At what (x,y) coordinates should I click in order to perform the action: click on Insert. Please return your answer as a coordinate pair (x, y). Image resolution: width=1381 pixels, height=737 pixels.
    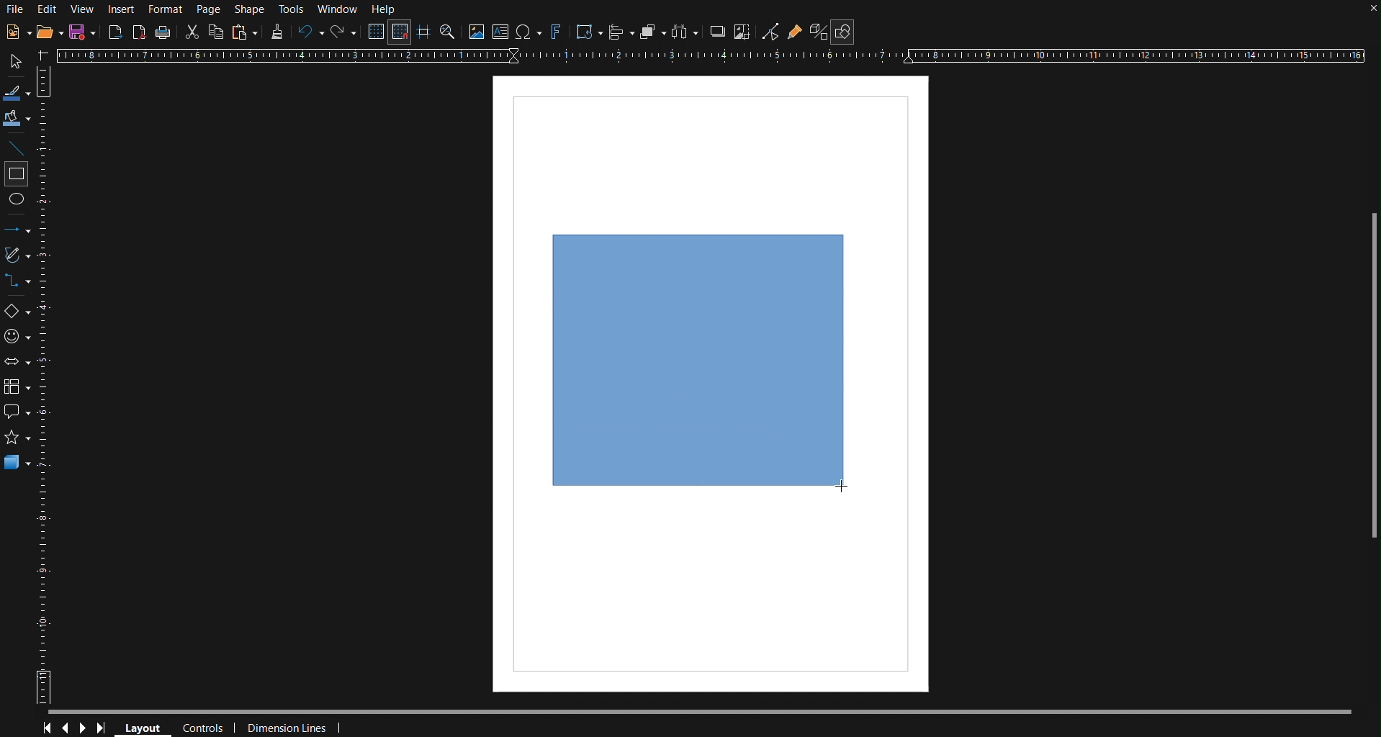
    Looking at the image, I should click on (120, 9).